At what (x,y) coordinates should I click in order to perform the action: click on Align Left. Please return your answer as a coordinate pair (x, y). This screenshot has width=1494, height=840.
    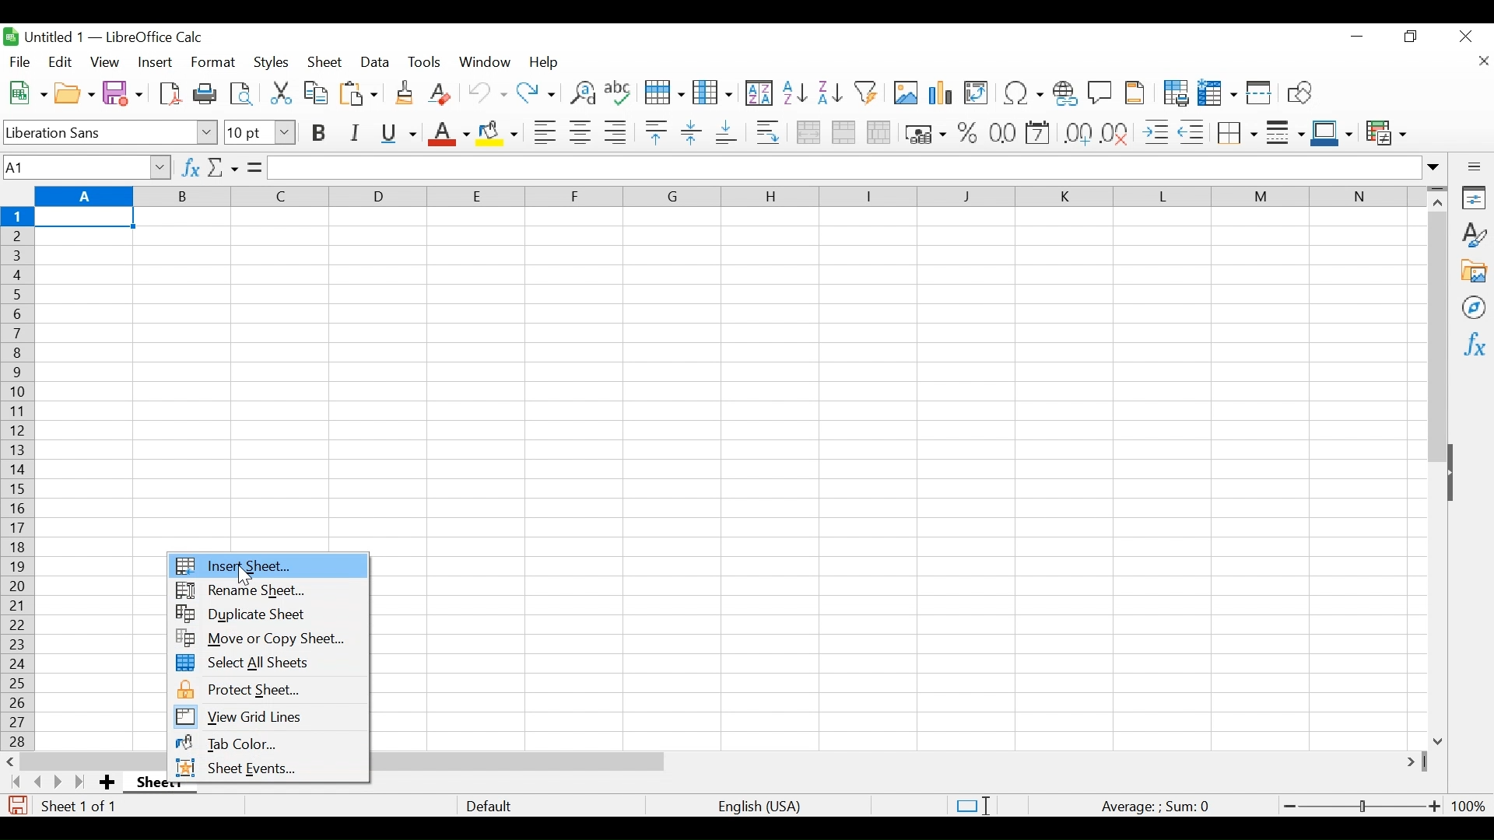
    Looking at the image, I should click on (545, 132).